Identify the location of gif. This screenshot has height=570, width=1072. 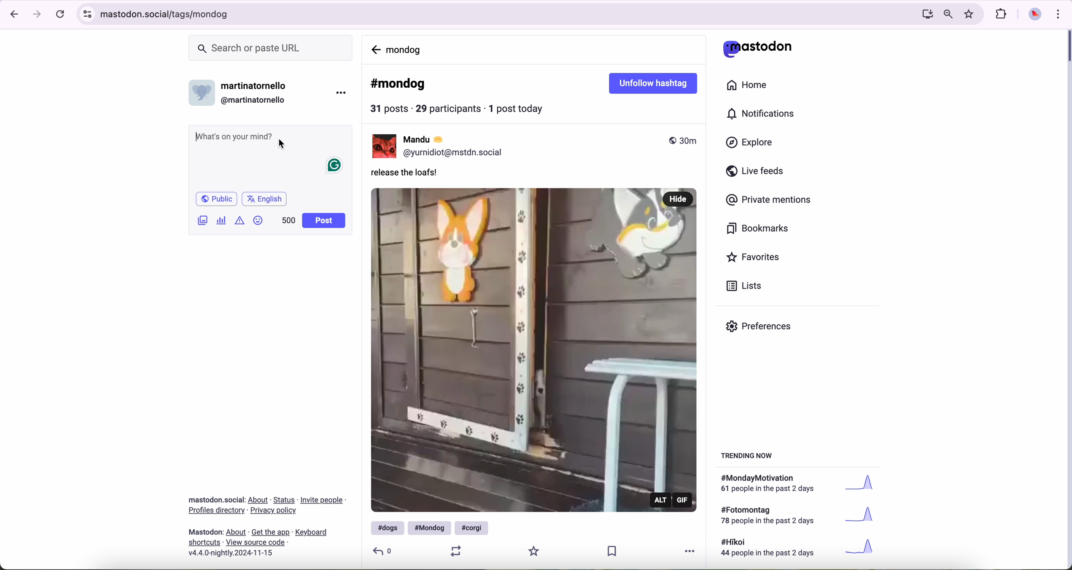
(684, 500).